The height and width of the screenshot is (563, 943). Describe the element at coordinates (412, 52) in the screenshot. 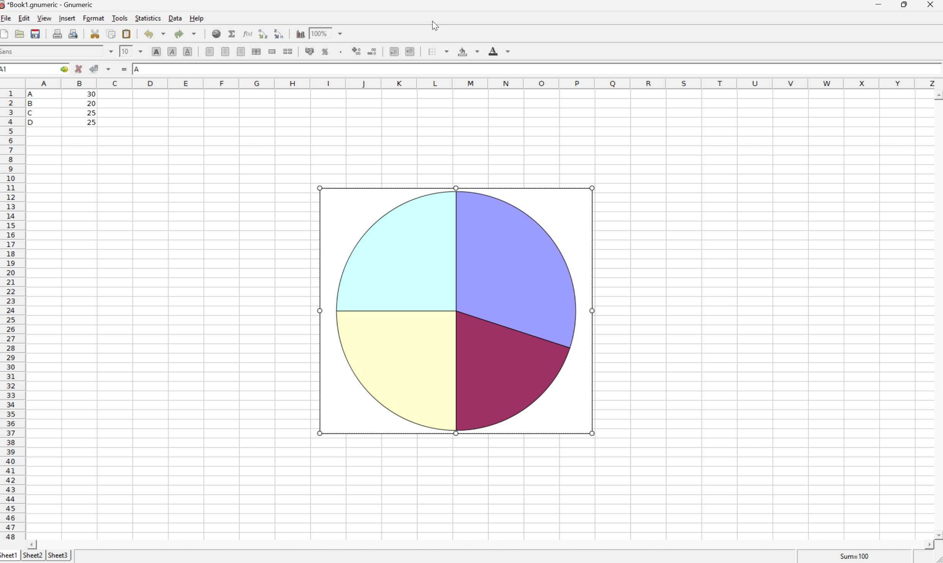

I see `Increase indent, and align the contents to the left` at that location.